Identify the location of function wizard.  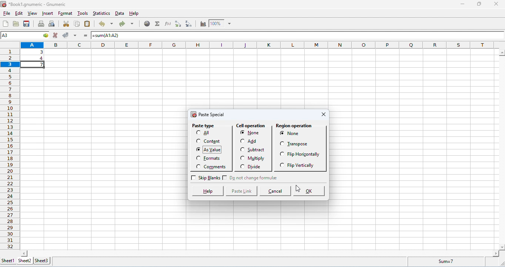
(167, 24).